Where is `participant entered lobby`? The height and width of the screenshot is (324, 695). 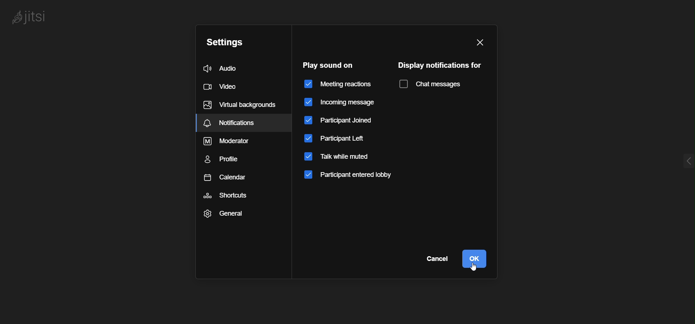
participant entered lobby is located at coordinates (352, 176).